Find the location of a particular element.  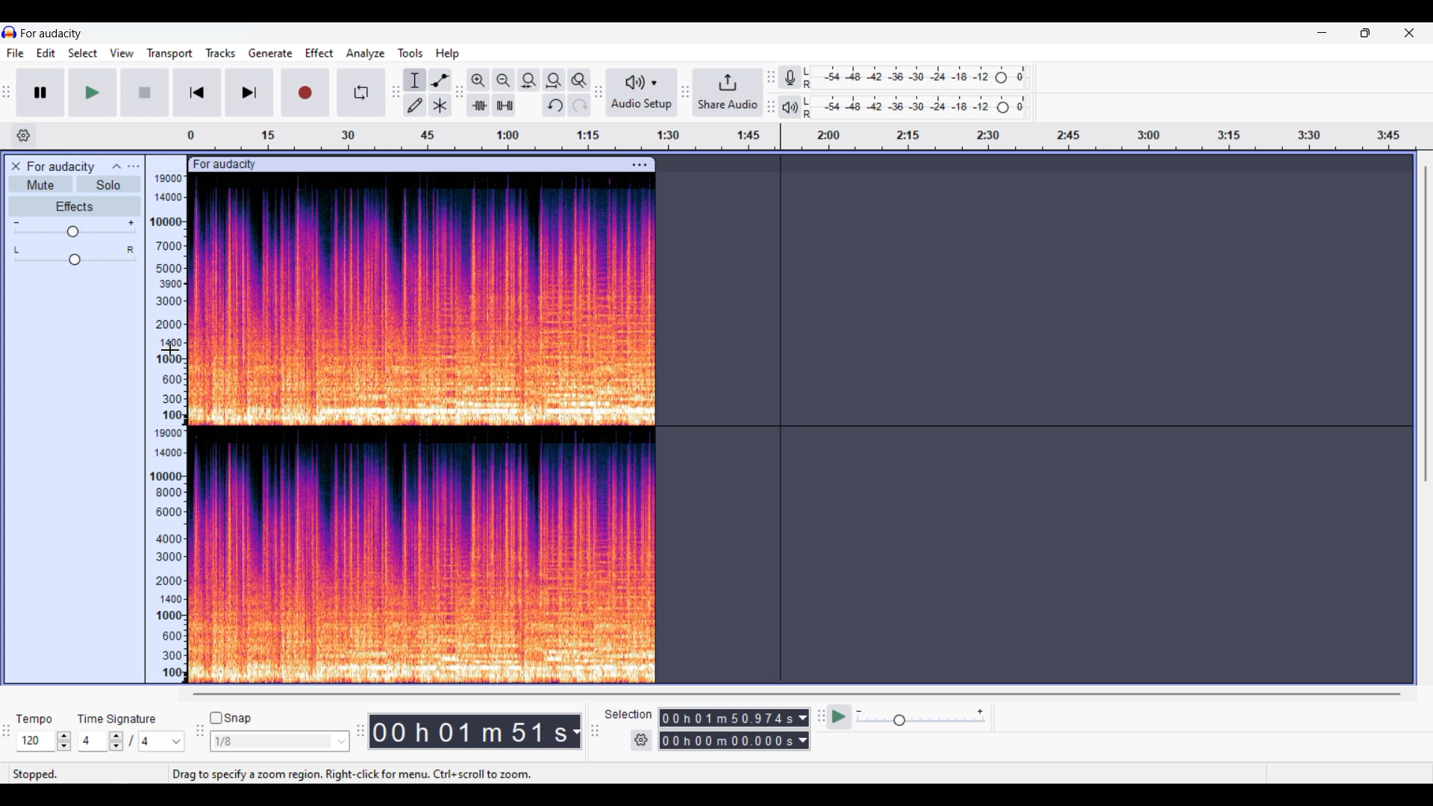

Pause is located at coordinates (41, 93).